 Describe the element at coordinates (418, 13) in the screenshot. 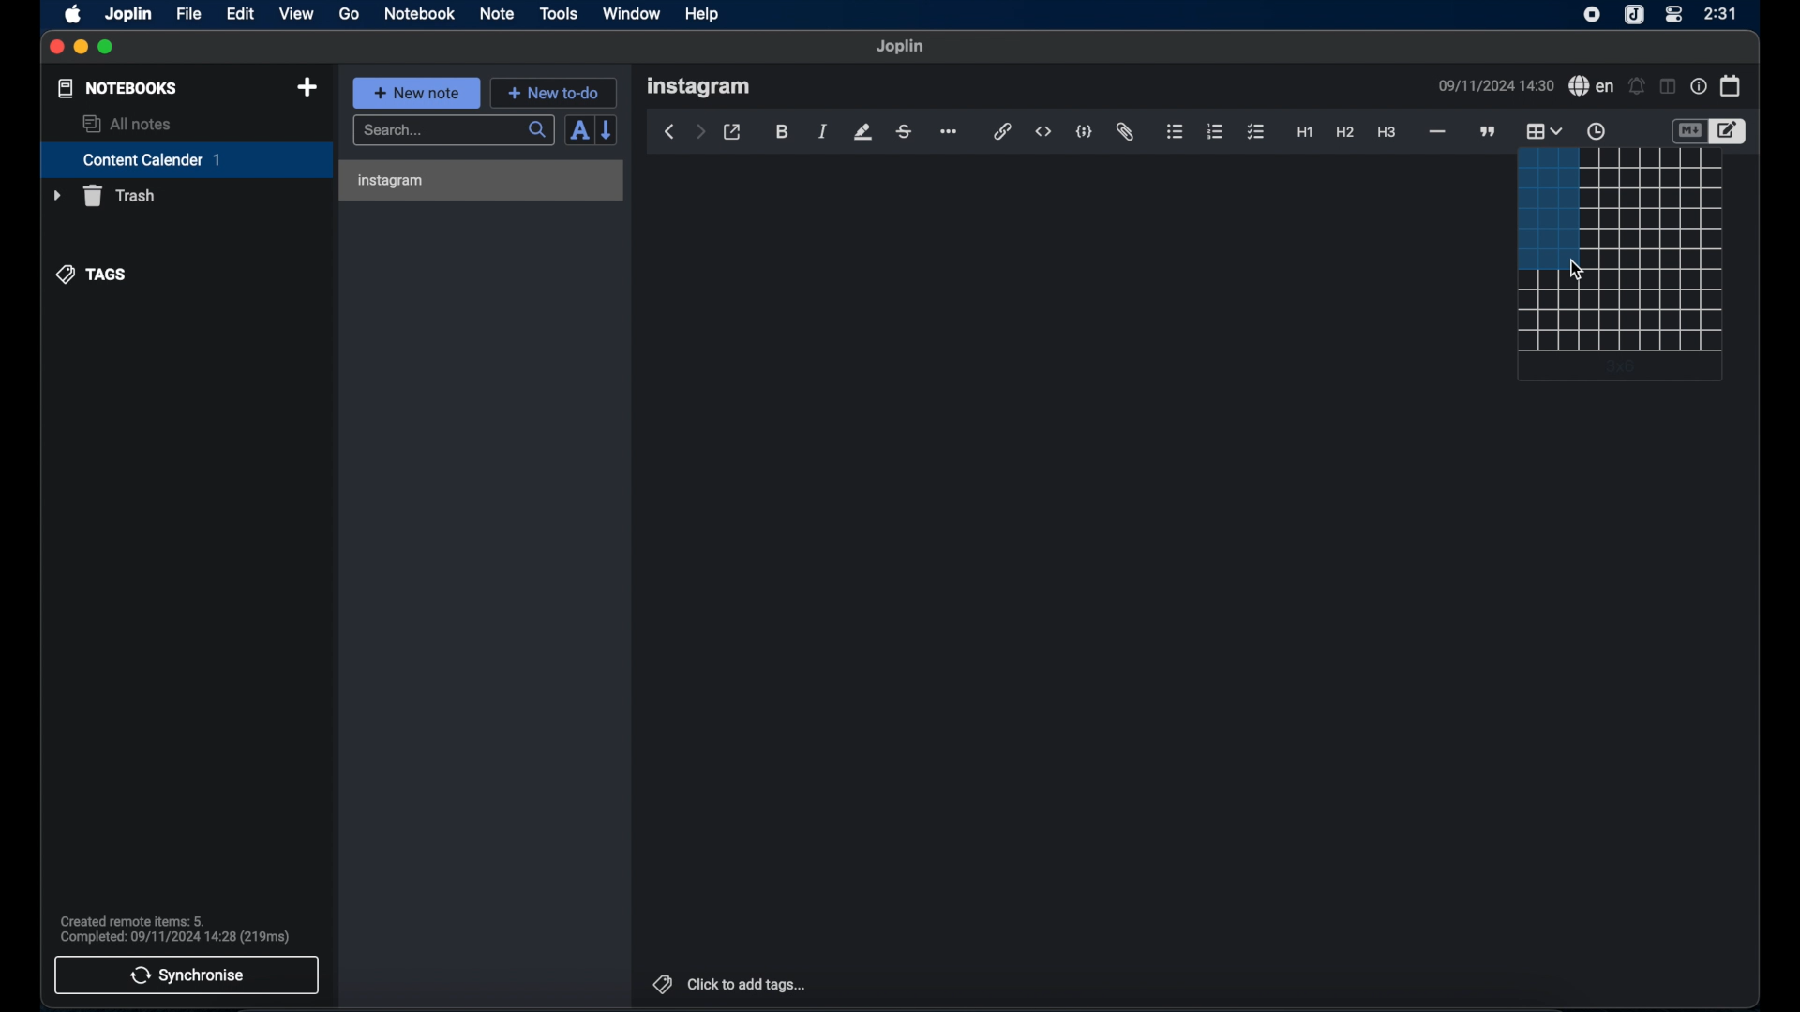

I see `notebook` at that location.